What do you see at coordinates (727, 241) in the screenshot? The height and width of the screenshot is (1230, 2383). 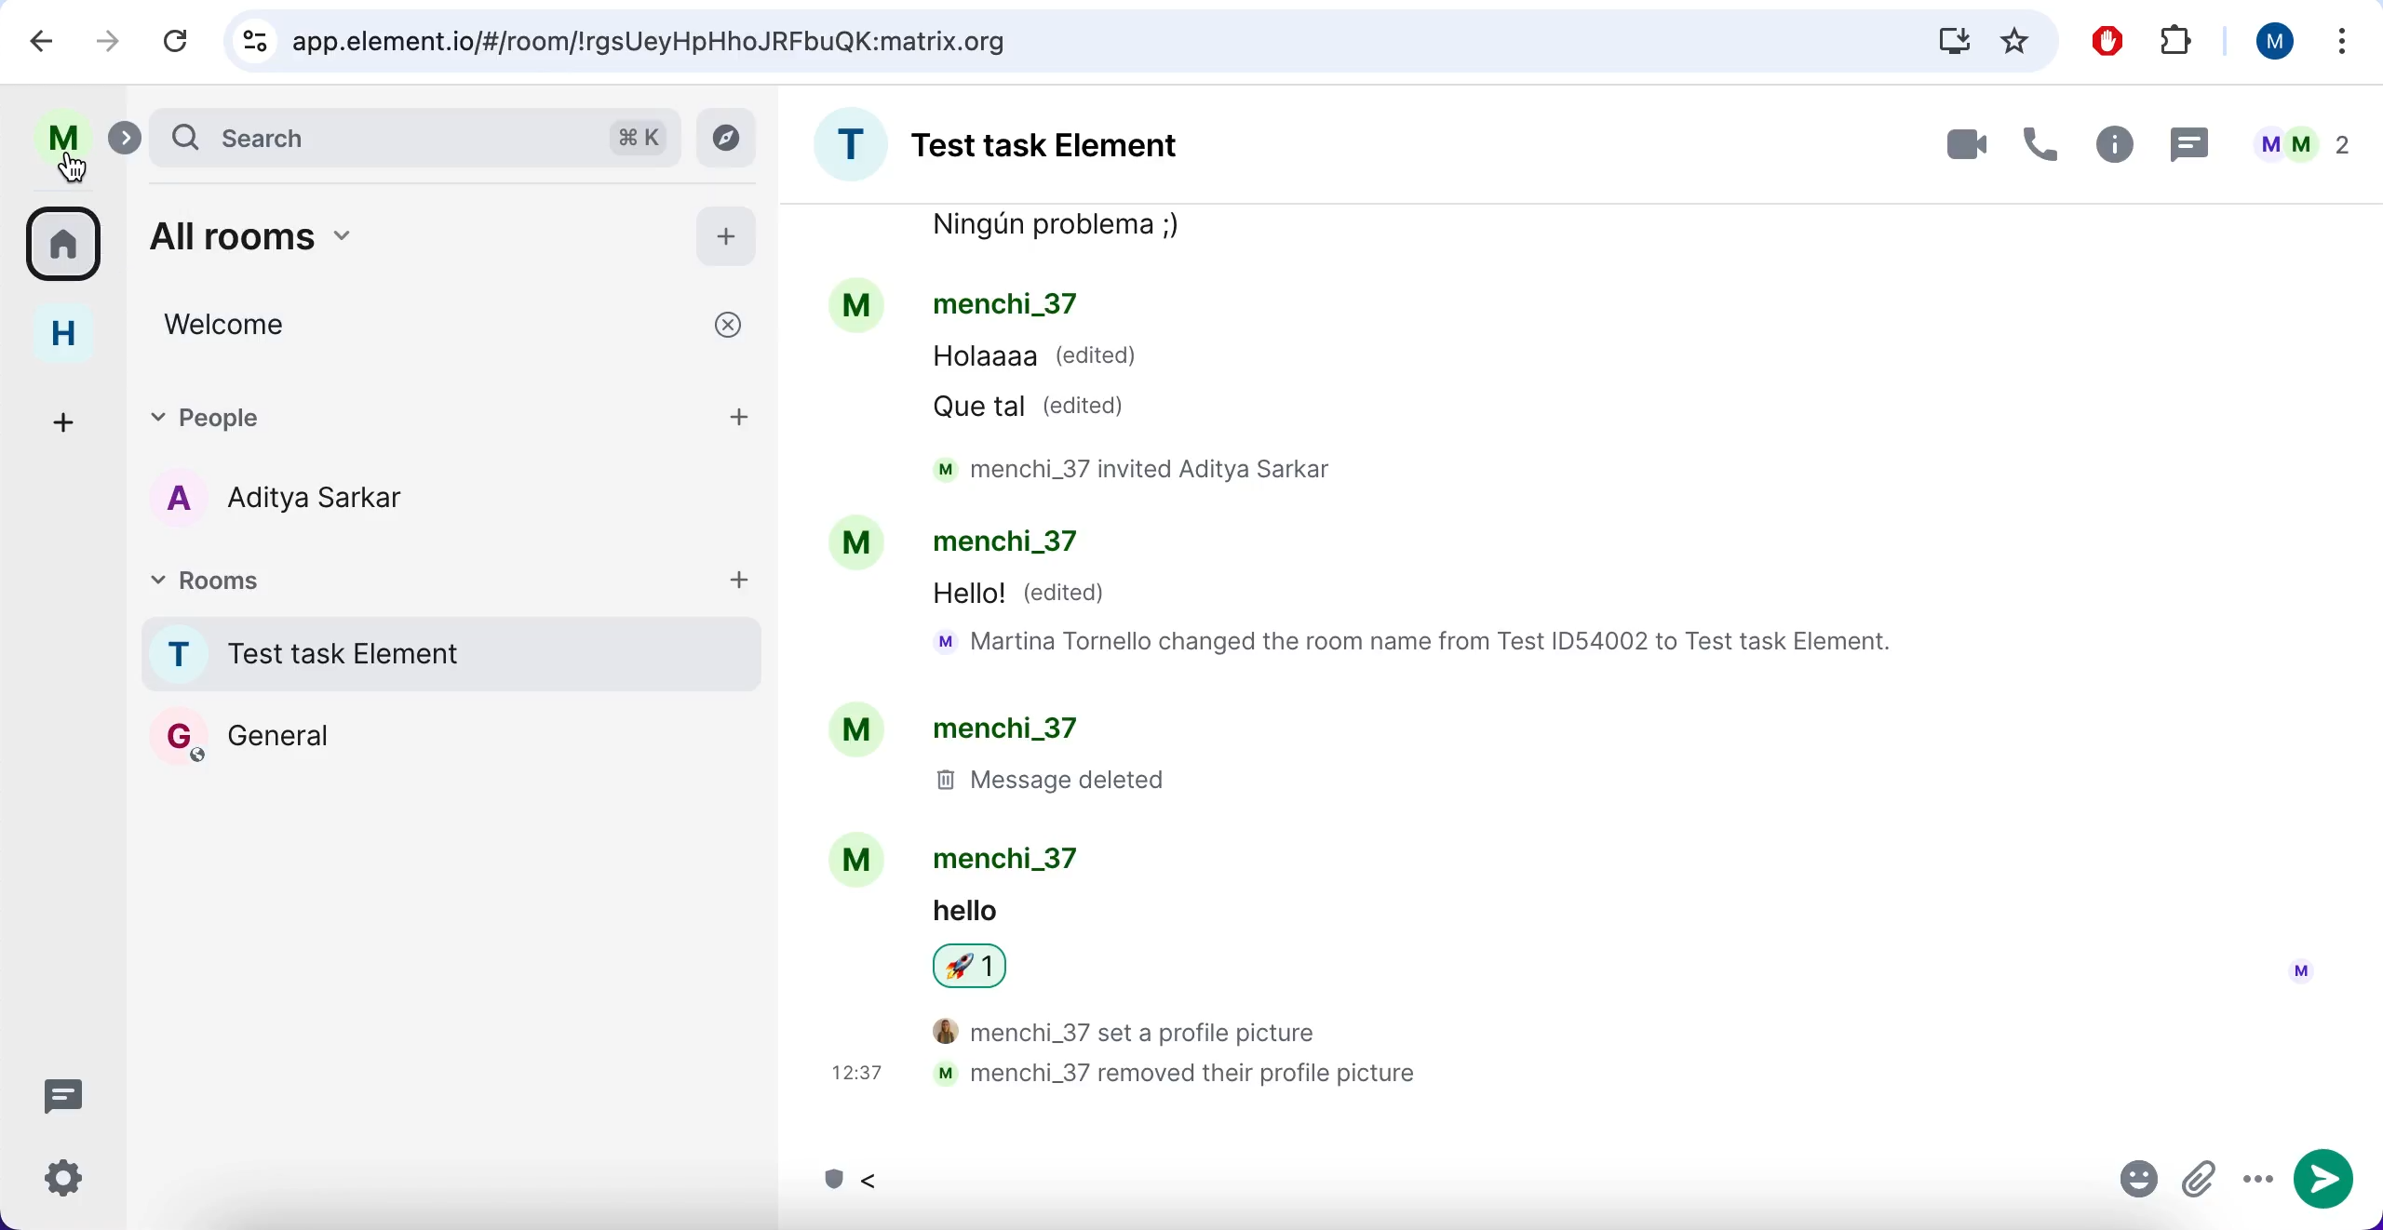 I see `add` at bounding box center [727, 241].